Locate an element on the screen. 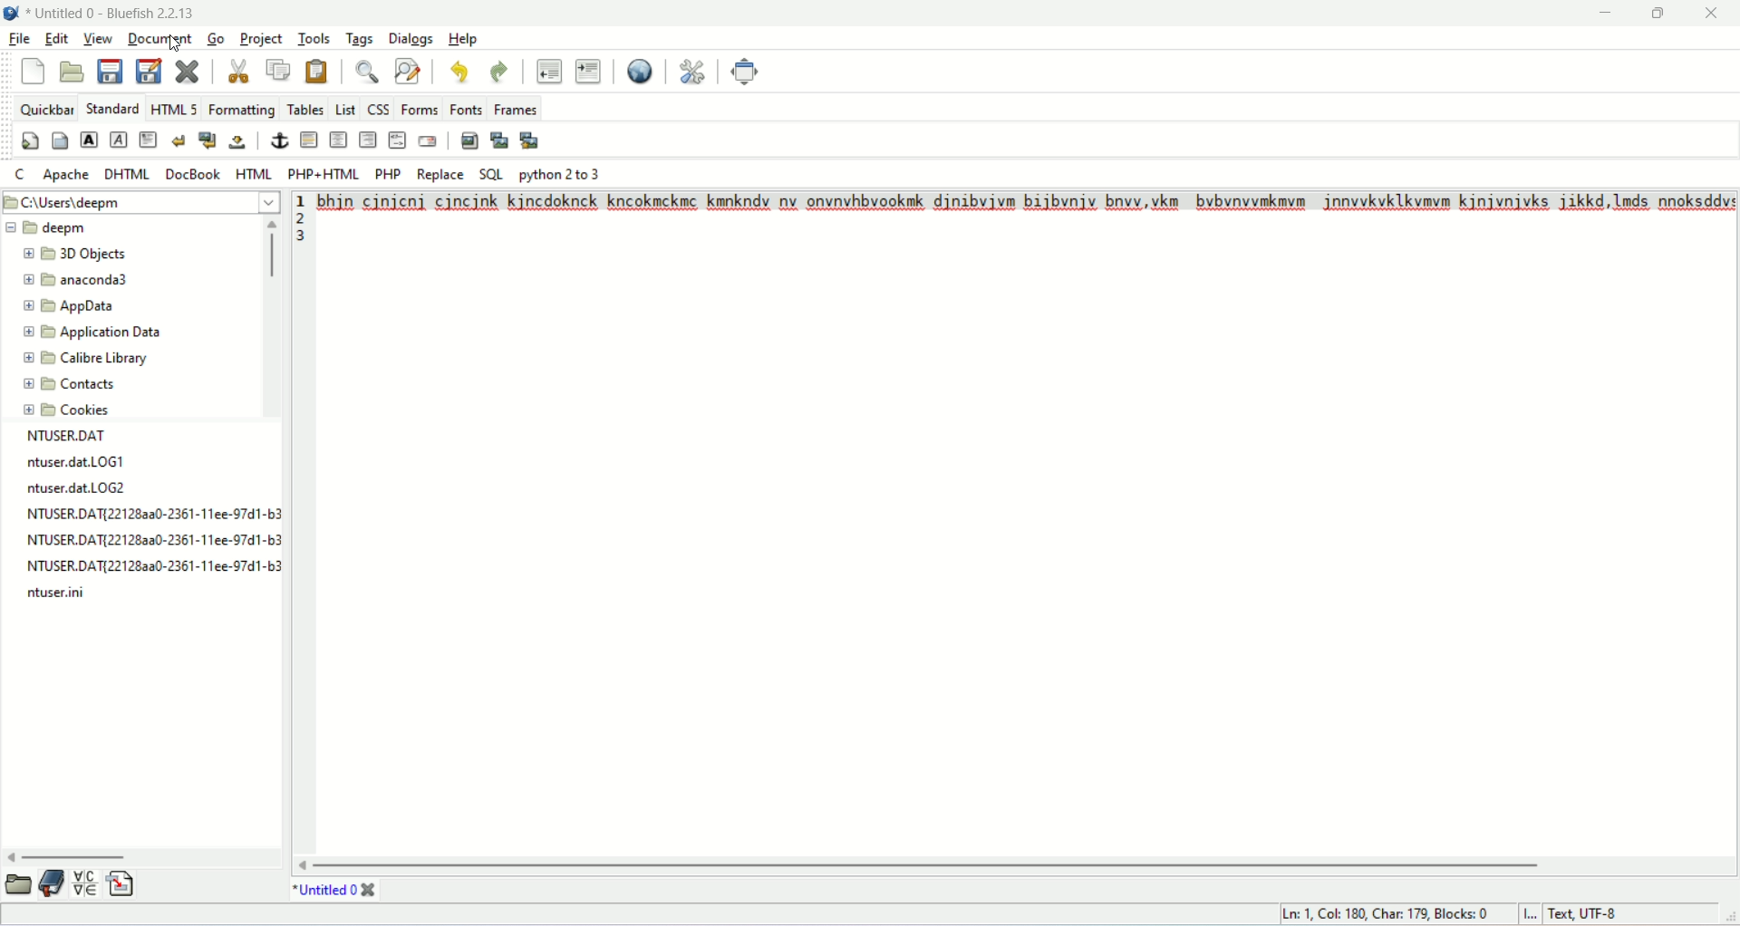 The height and width of the screenshot is (926, 1740). body is located at coordinates (60, 140).